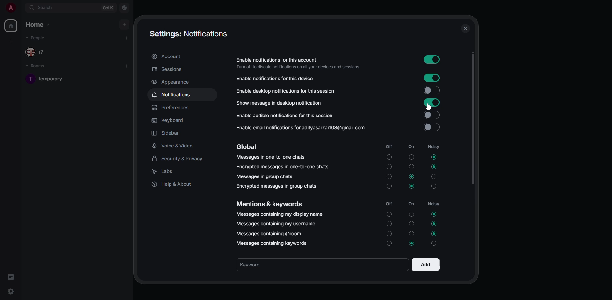  Describe the element at coordinates (39, 39) in the screenshot. I see `people` at that location.